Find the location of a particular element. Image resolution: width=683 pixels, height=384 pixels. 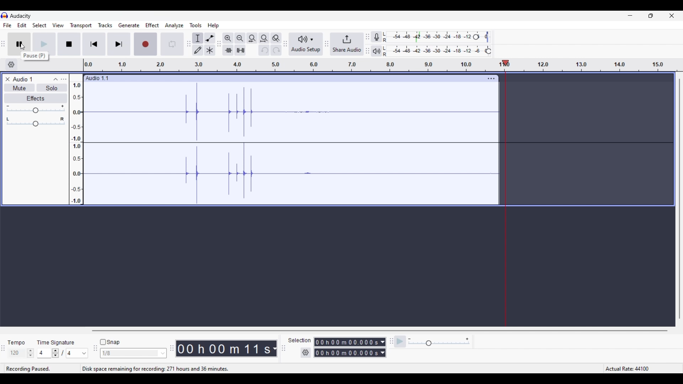

Change Pan is located at coordinates (36, 124).